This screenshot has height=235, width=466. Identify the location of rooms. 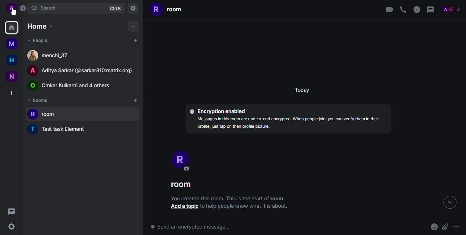
(39, 100).